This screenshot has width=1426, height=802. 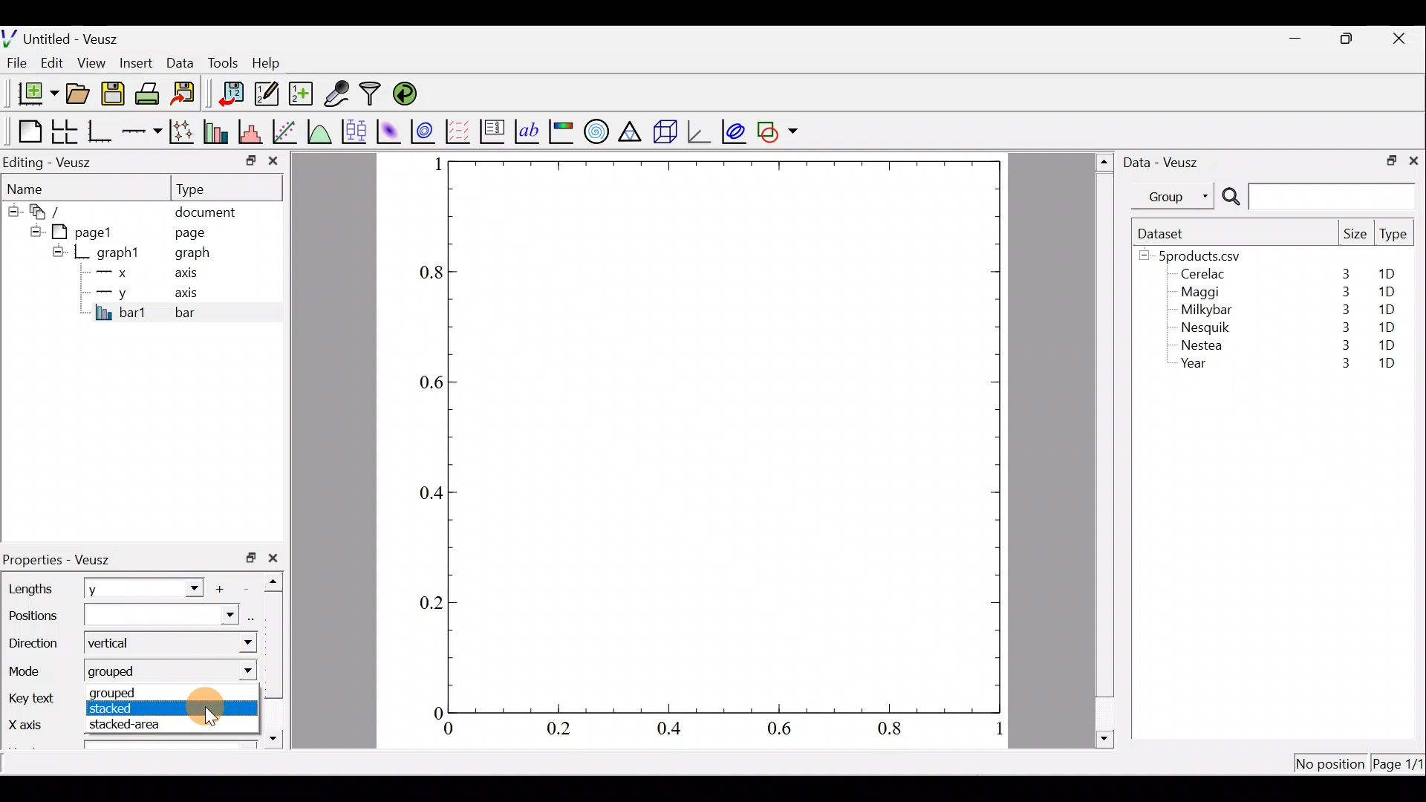 I want to click on minimize, so click(x=1303, y=37).